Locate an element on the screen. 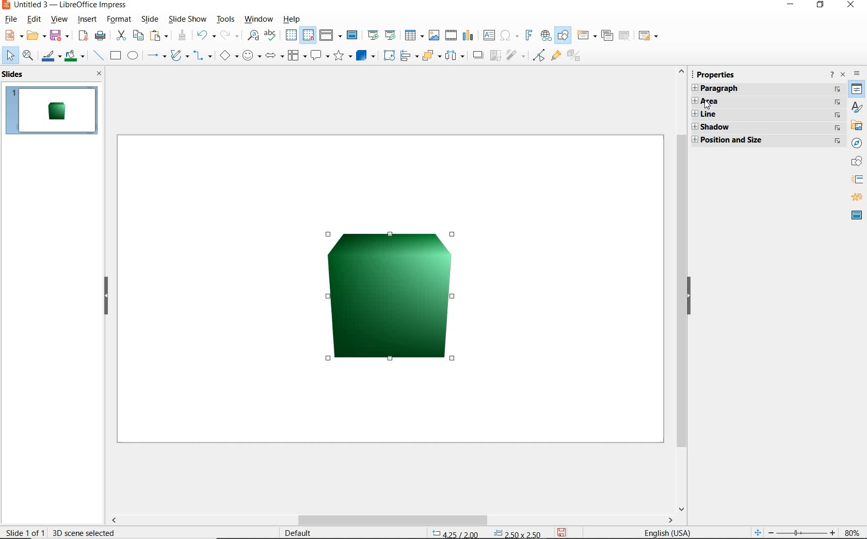 The height and width of the screenshot is (539, 867). format is located at coordinates (120, 19).